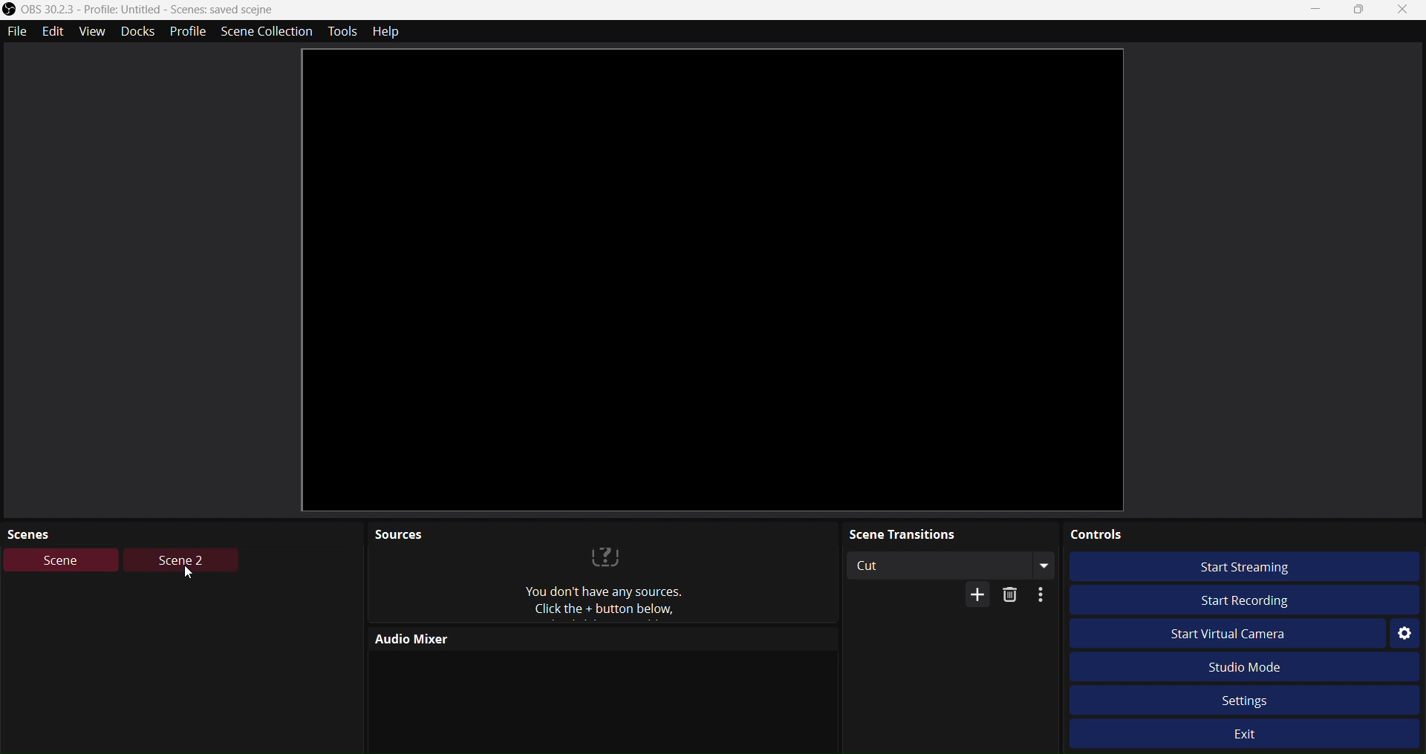 The image size is (1426, 754). Describe the element at coordinates (1251, 567) in the screenshot. I see `Start streaming` at that location.